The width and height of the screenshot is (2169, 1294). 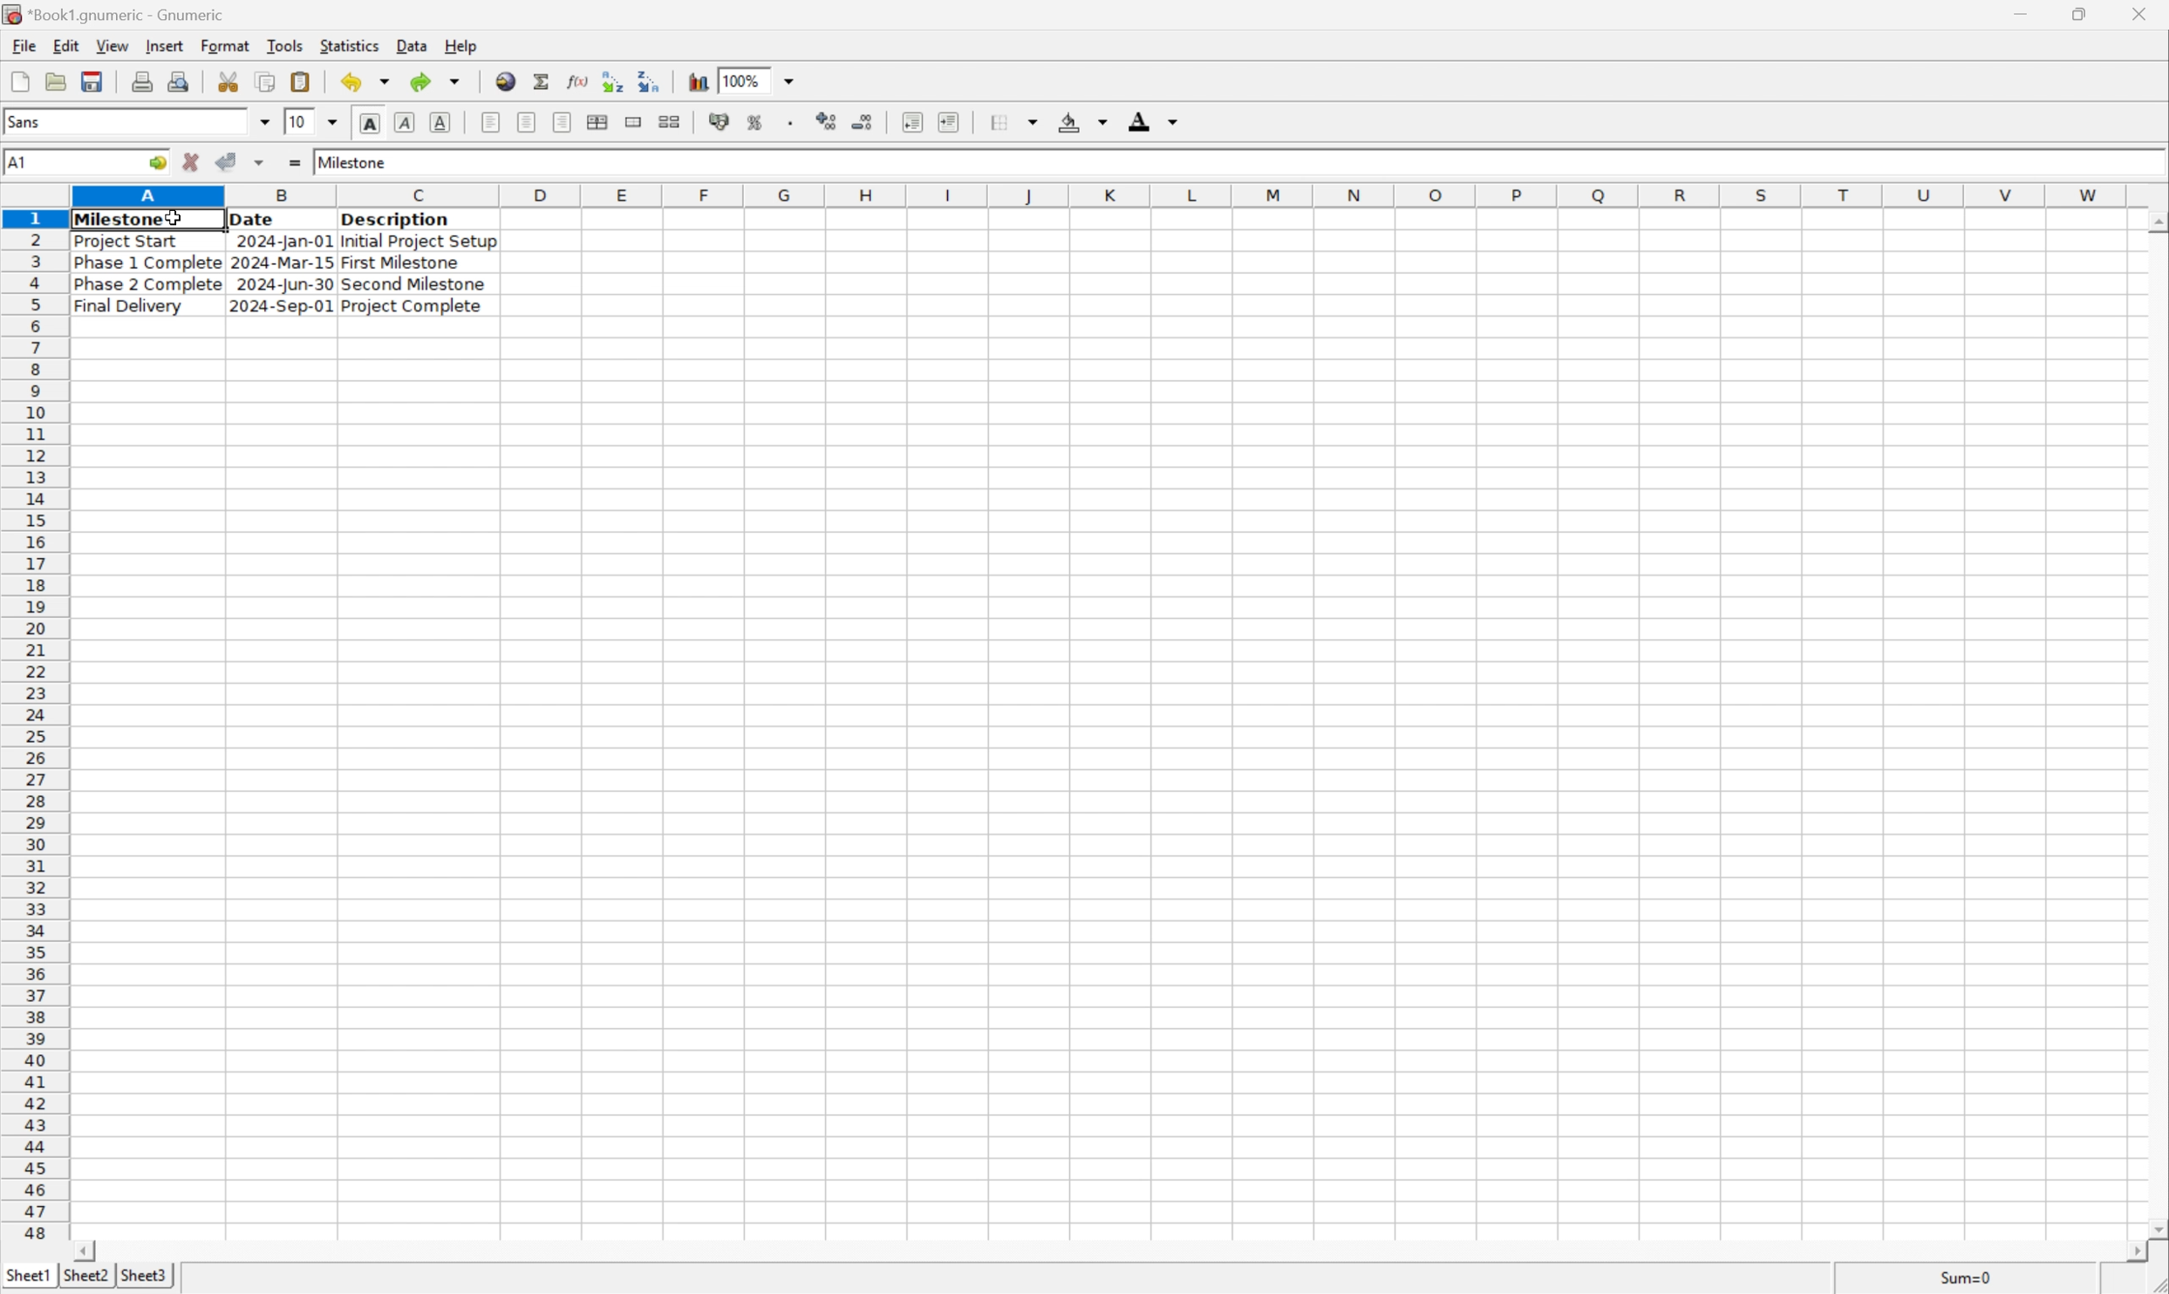 What do you see at coordinates (461, 44) in the screenshot?
I see `help` at bounding box center [461, 44].